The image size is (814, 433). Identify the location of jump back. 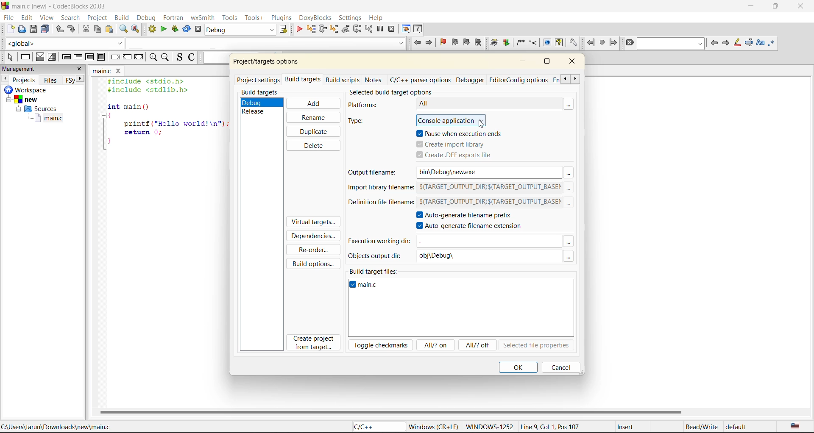
(417, 44).